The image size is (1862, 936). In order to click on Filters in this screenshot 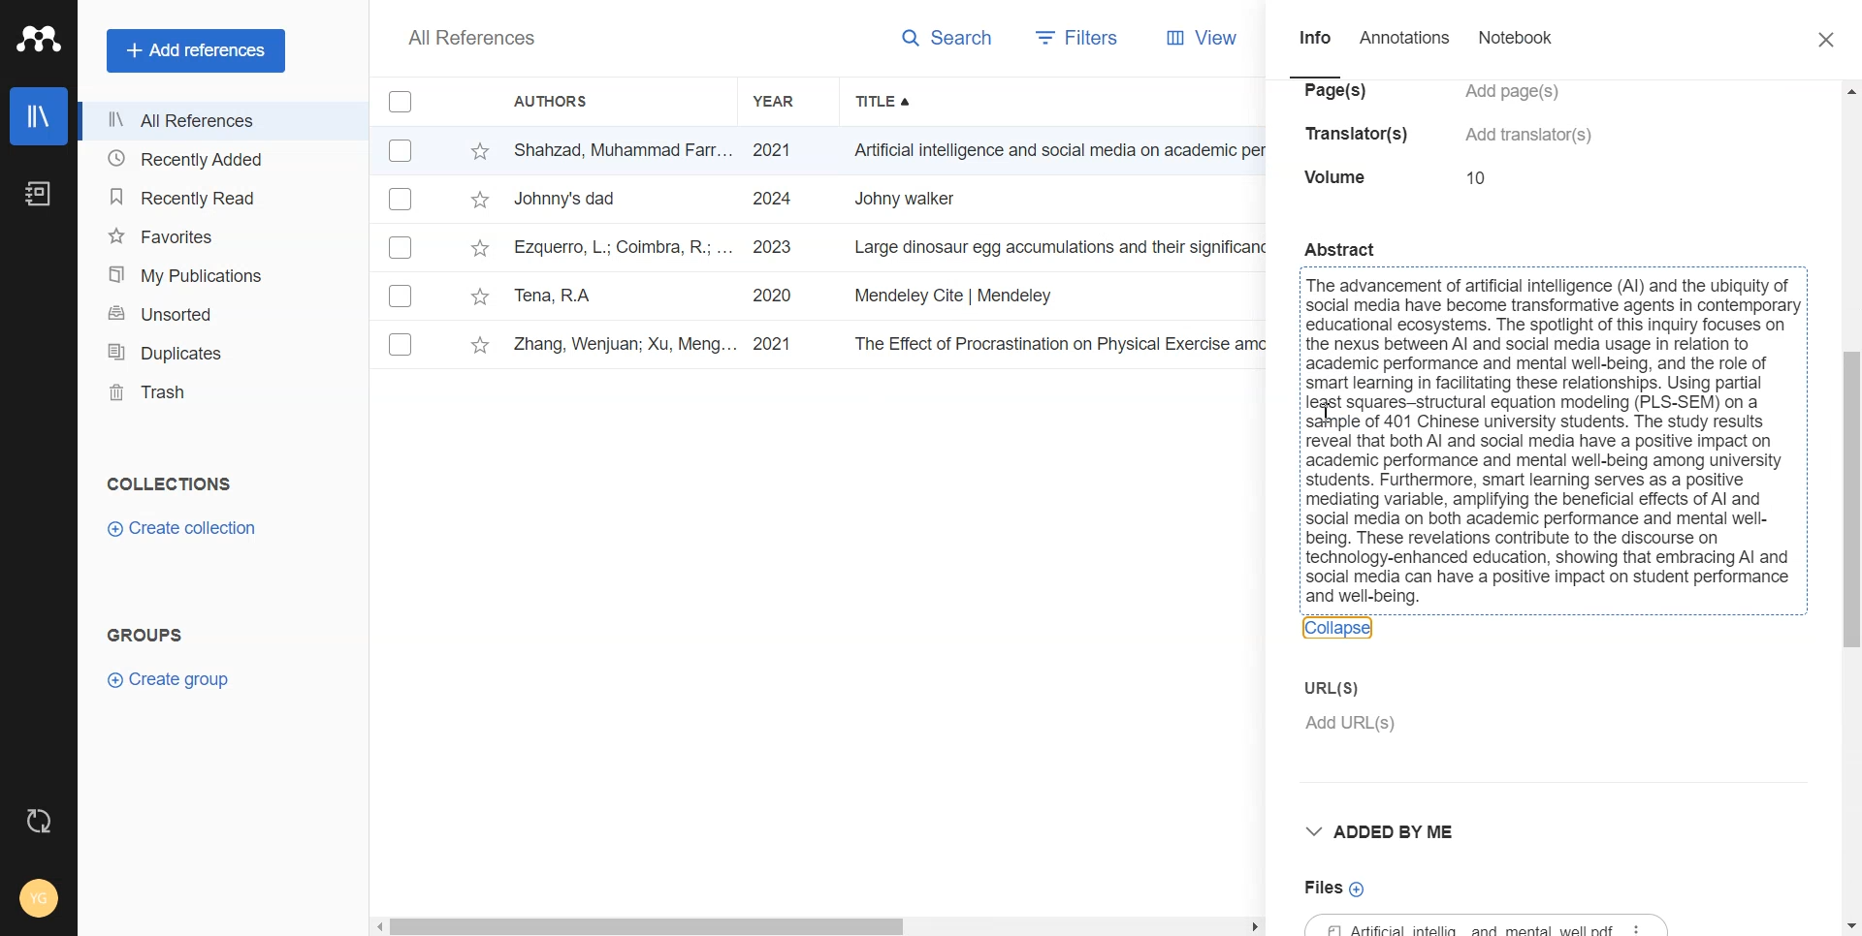, I will do `click(1072, 38)`.